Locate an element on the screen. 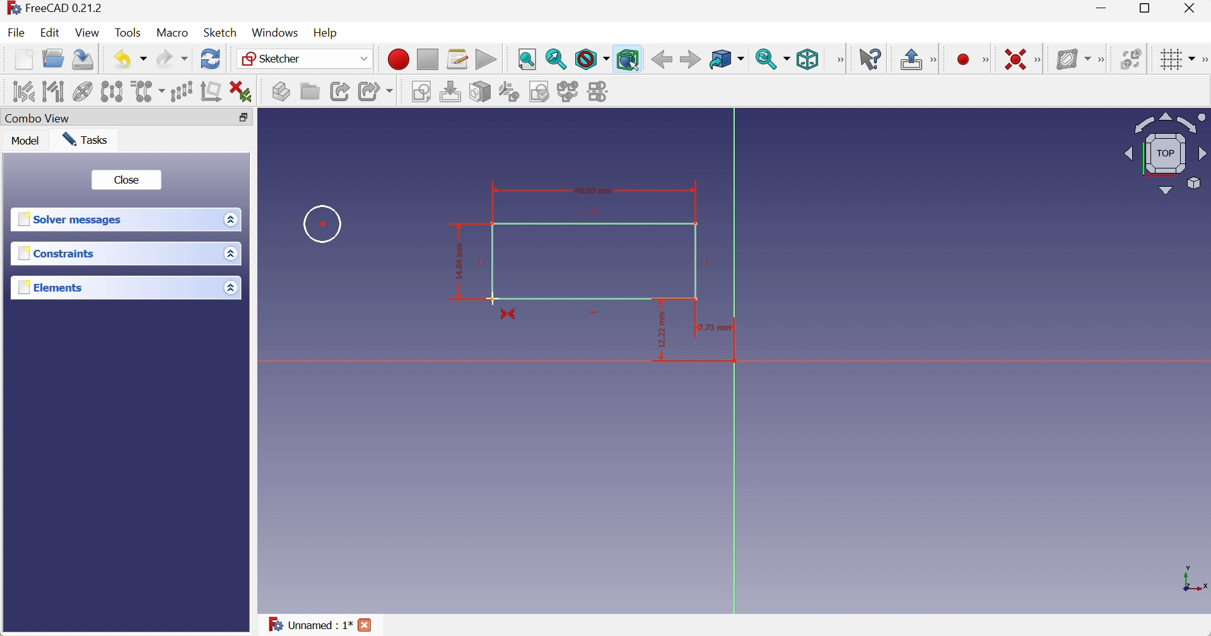  Close is located at coordinates (1190, 9).